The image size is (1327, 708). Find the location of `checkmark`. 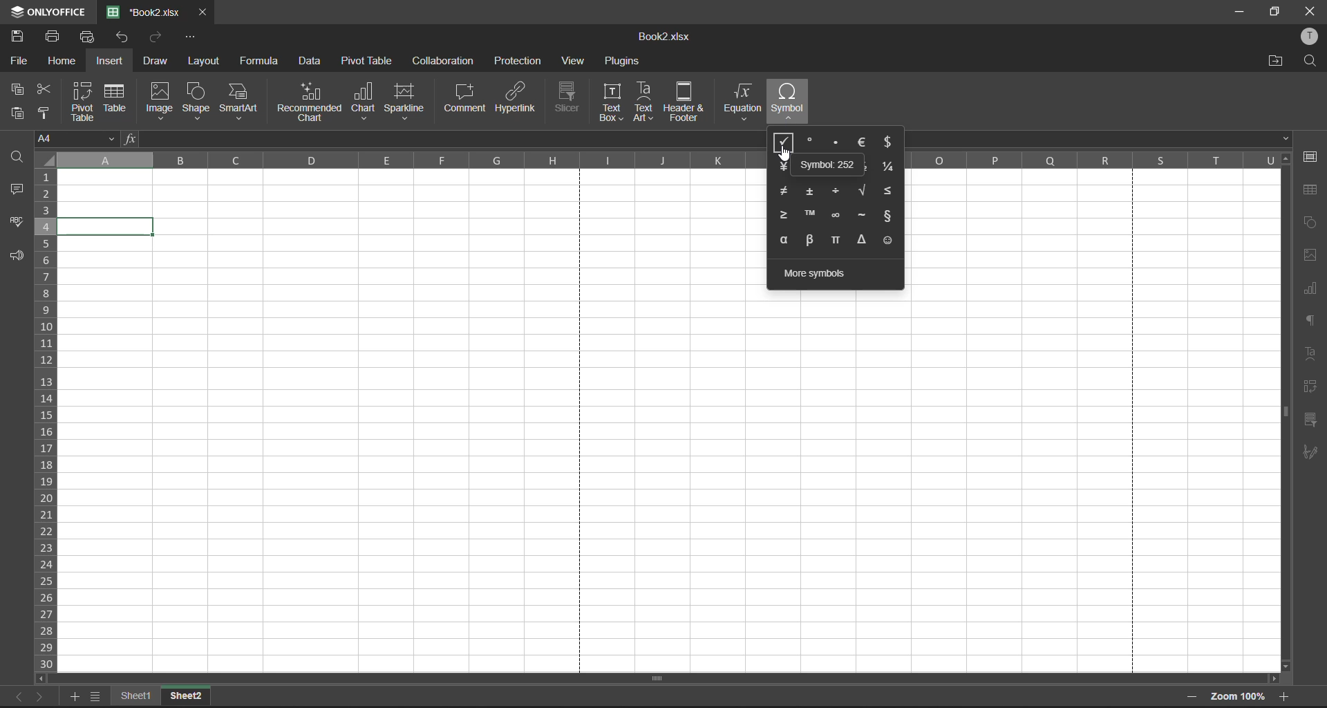

checkmark is located at coordinates (786, 141).